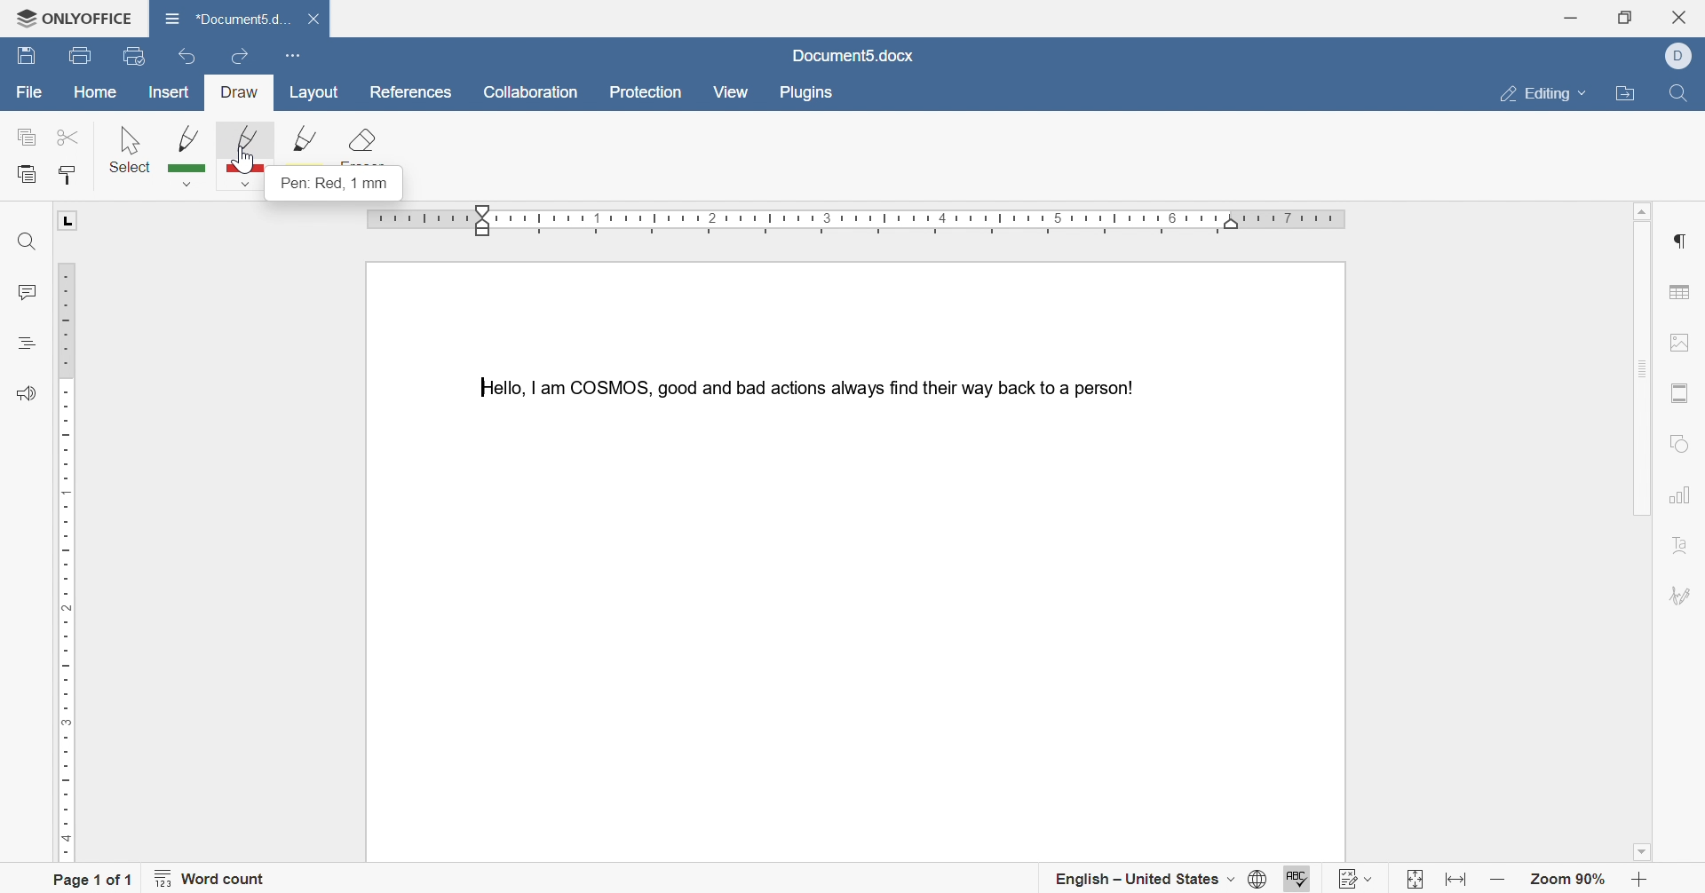  I want to click on set document language, so click(1255, 881).